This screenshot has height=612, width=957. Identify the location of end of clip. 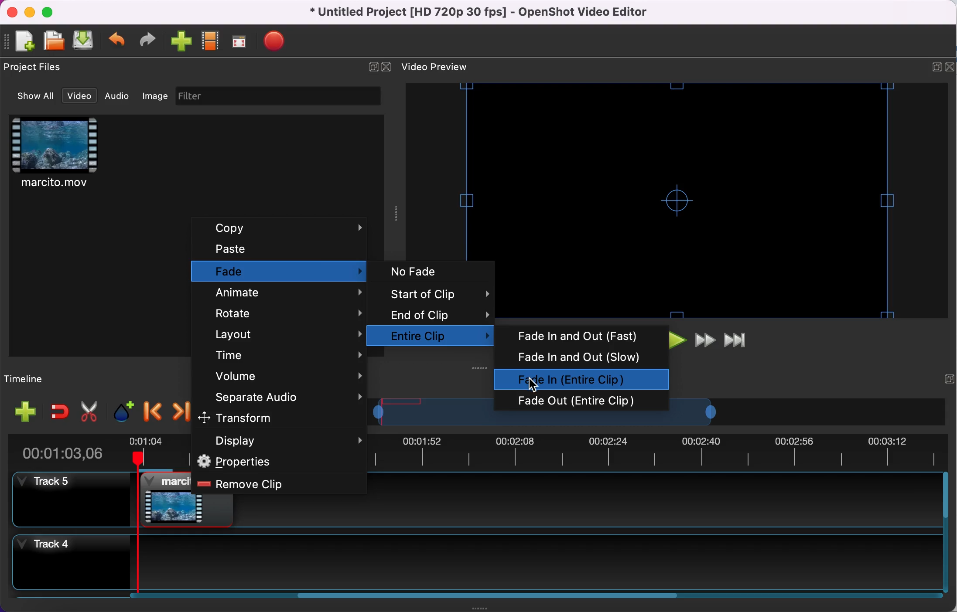
(440, 313).